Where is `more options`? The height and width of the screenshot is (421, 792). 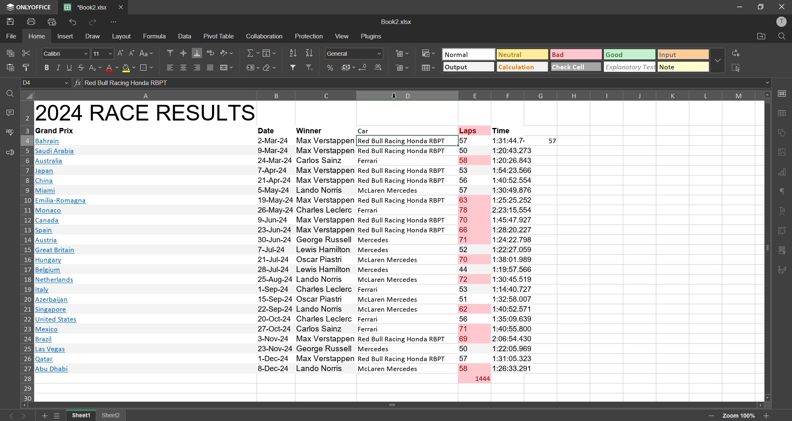
more options is located at coordinates (717, 60).